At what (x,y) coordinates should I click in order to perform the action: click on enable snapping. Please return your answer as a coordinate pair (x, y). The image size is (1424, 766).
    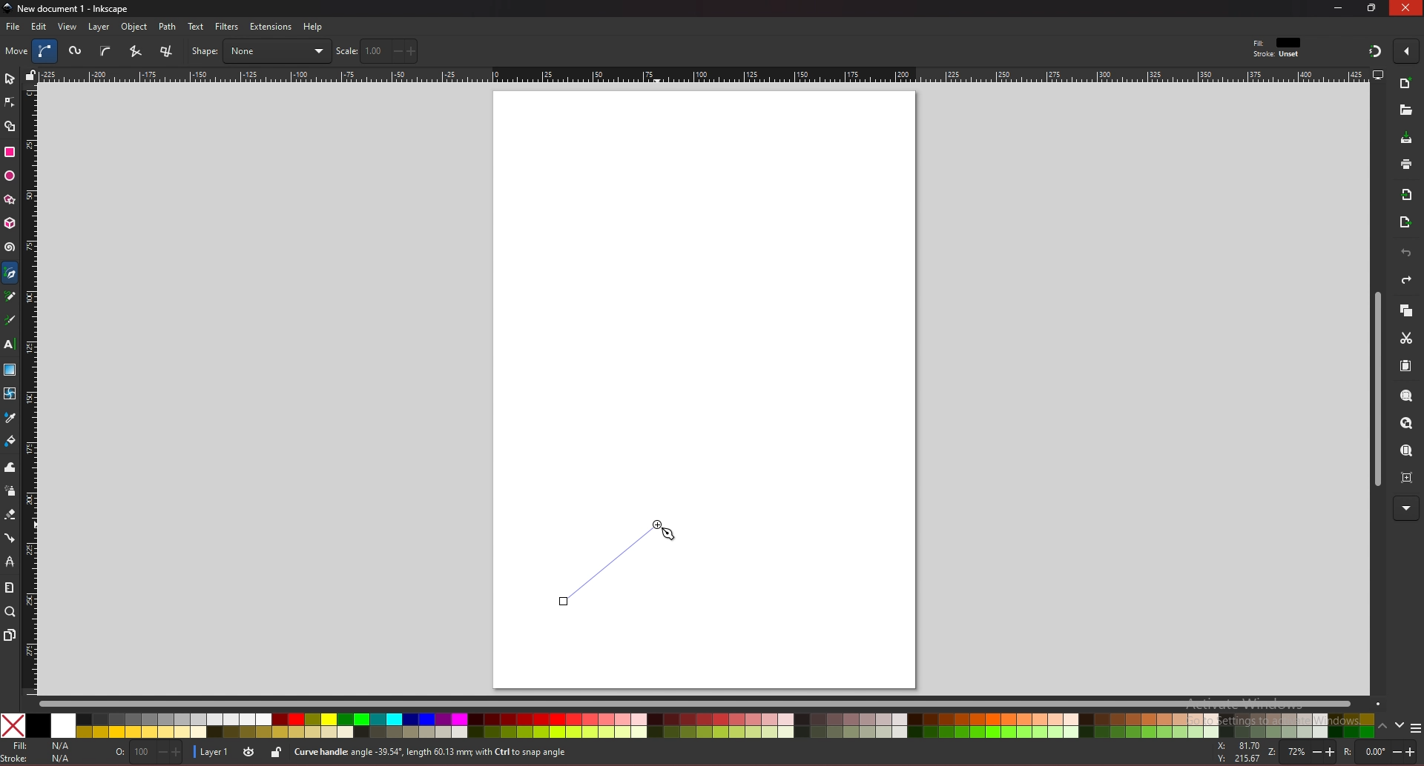
    Looking at the image, I should click on (1406, 50).